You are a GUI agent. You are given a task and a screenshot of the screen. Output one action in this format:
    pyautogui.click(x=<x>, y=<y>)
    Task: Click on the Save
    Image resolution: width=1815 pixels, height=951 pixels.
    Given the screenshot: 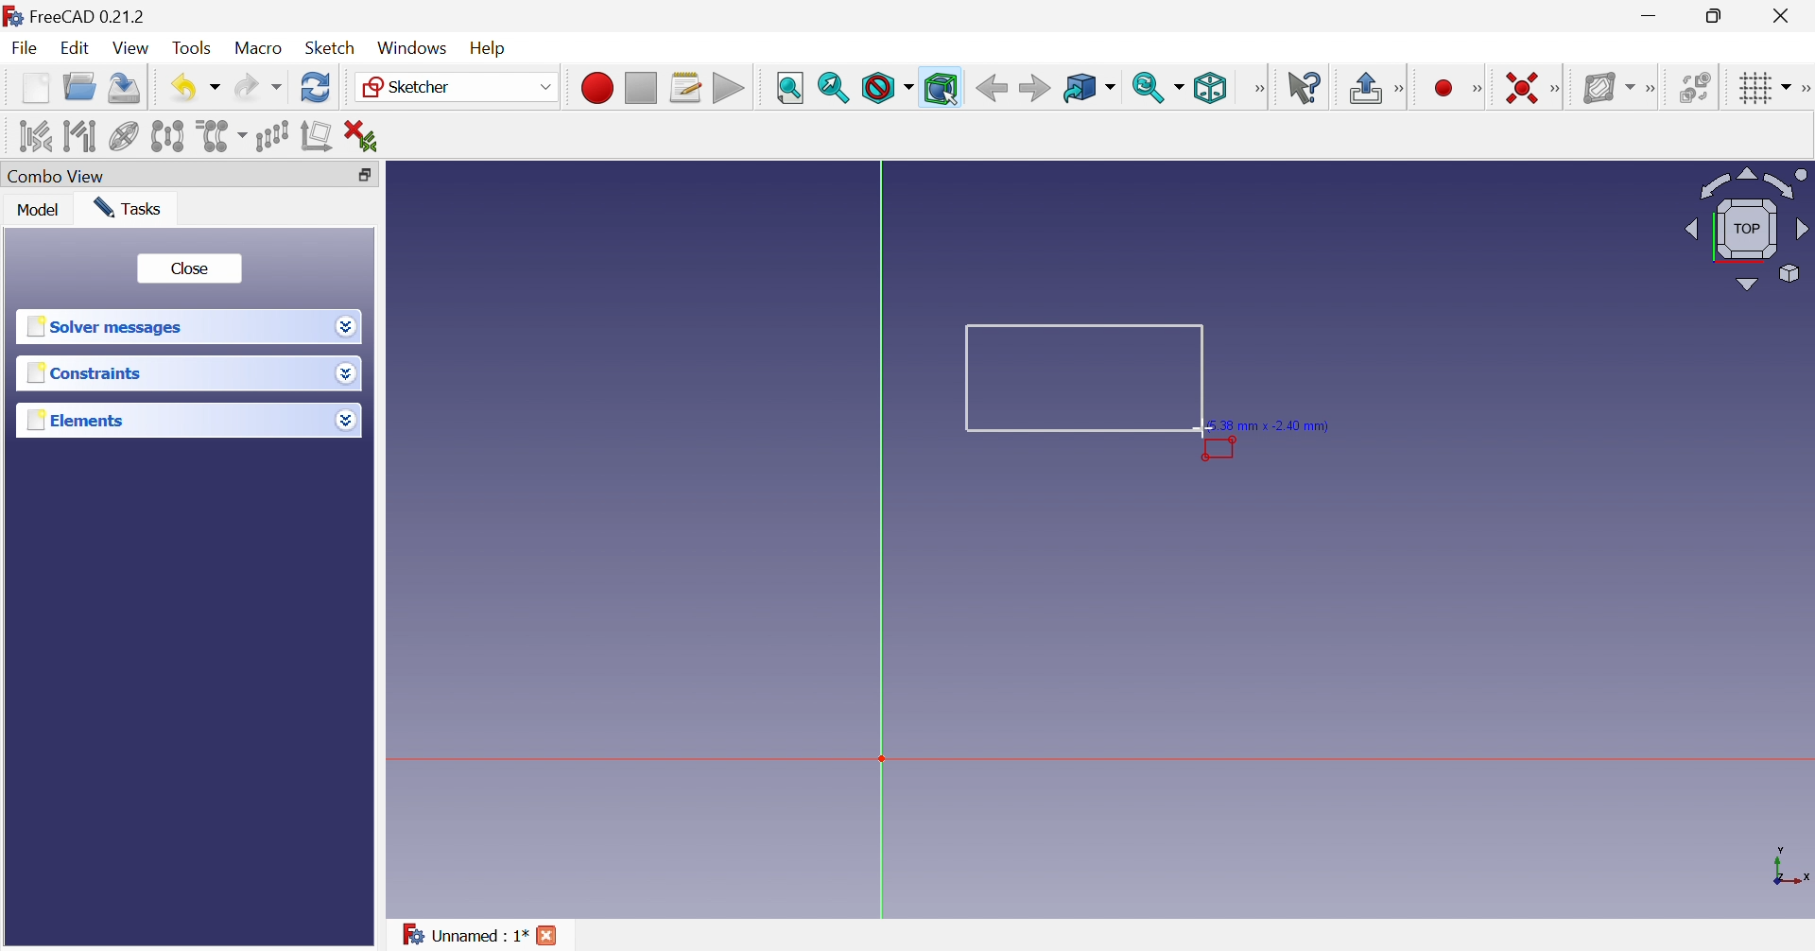 What is the action you would take?
    pyautogui.click(x=193, y=88)
    